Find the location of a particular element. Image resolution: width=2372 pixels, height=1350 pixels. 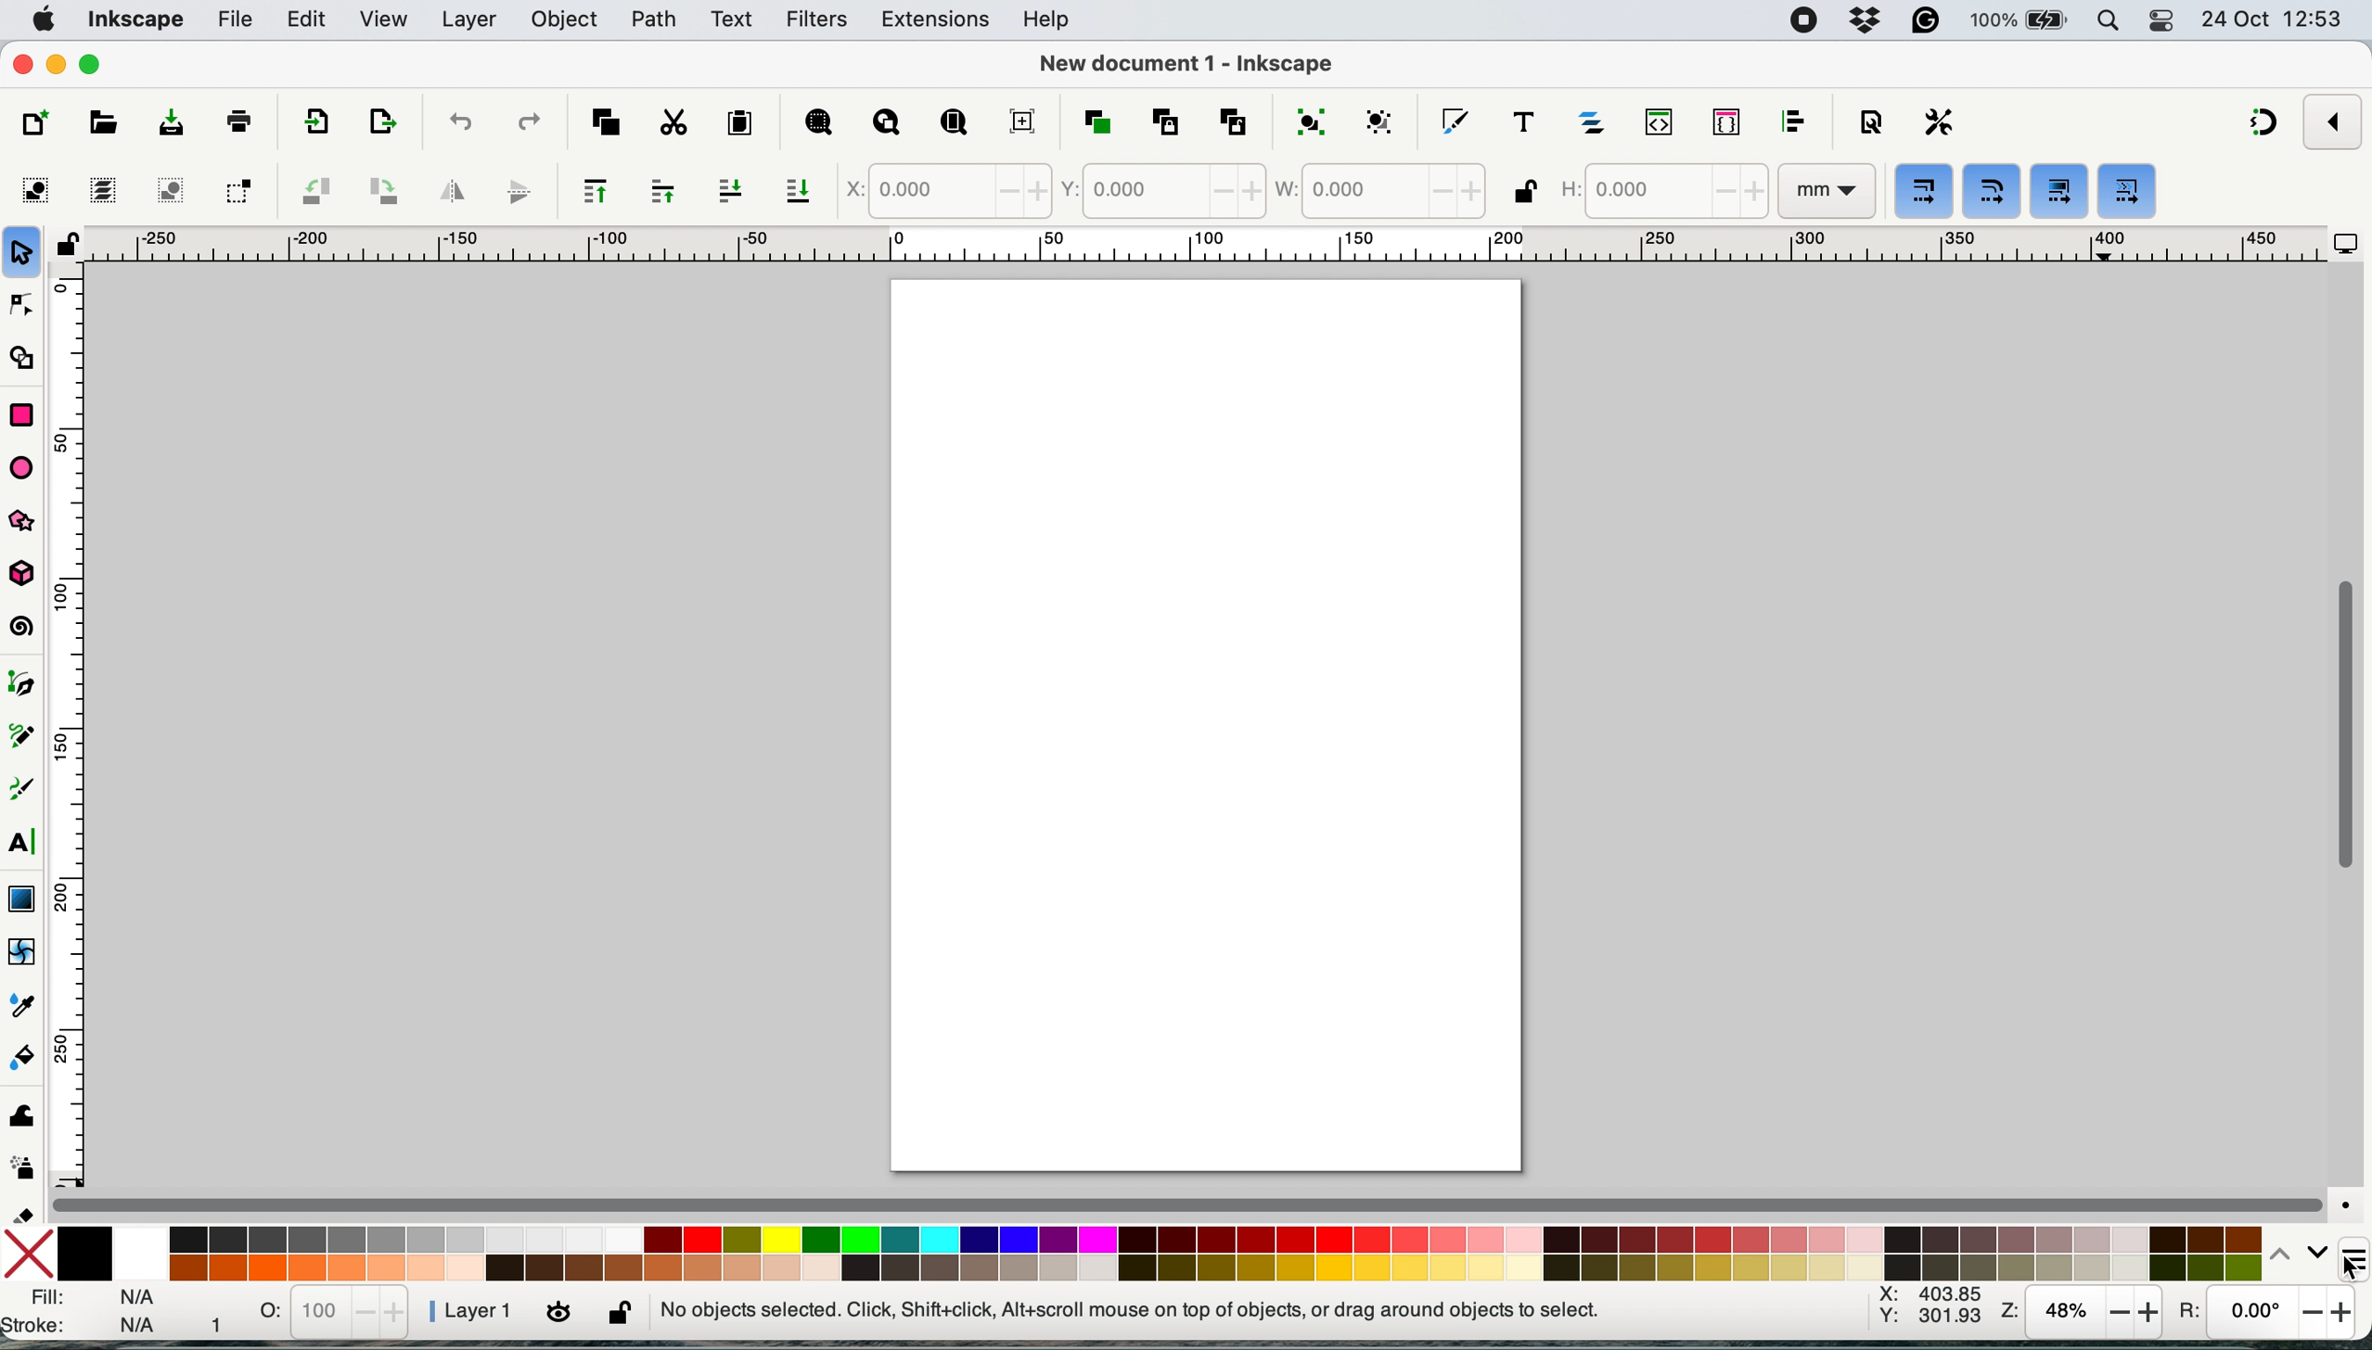

24 oct 12:53 is located at coordinates (2275, 22).